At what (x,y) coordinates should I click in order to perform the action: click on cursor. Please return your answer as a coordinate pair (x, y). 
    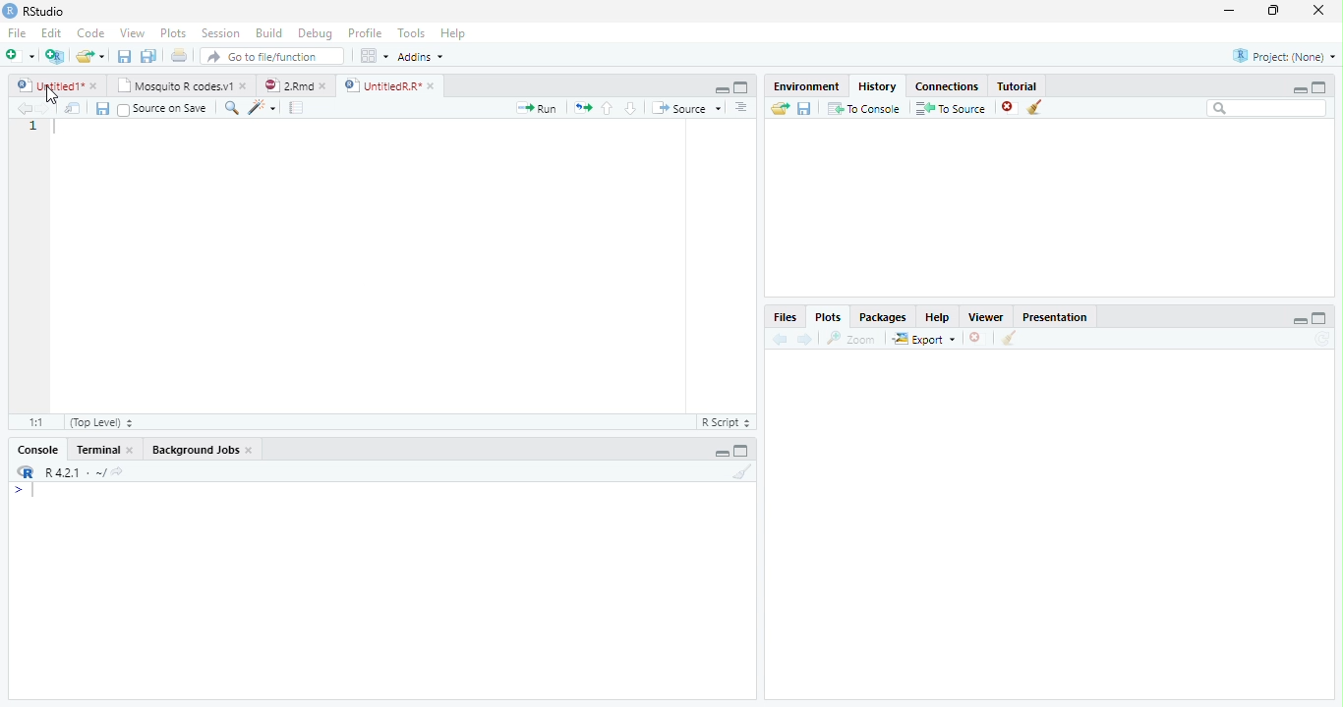
    Looking at the image, I should click on (50, 94).